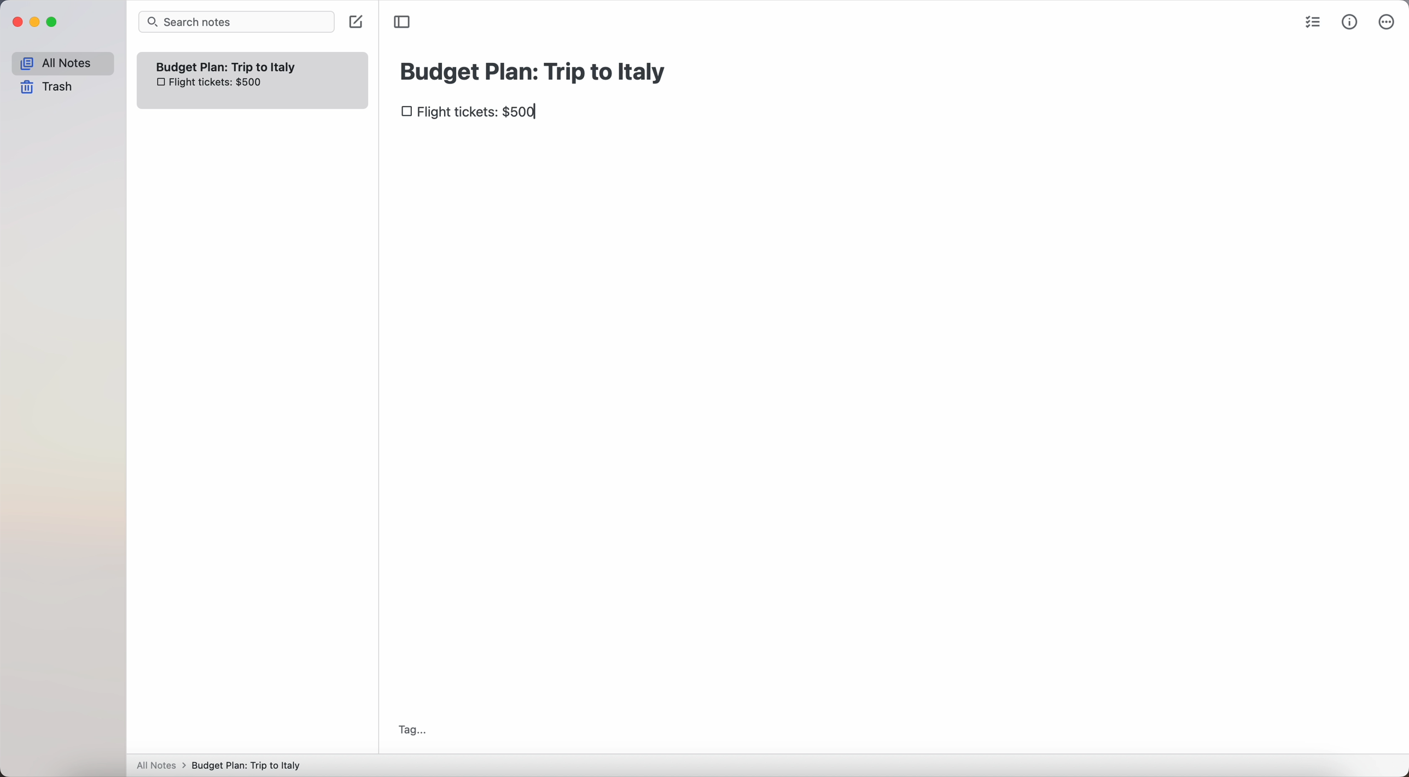 This screenshot has height=777, width=1409. I want to click on metrics, so click(1350, 24).